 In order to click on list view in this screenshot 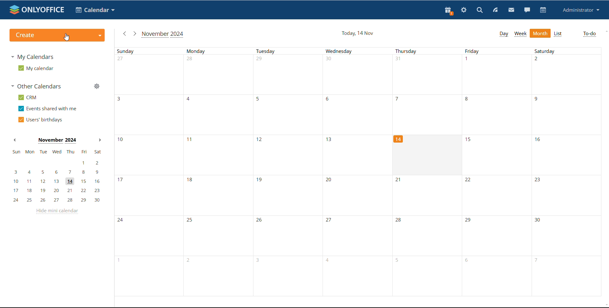, I will do `click(558, 34)`.